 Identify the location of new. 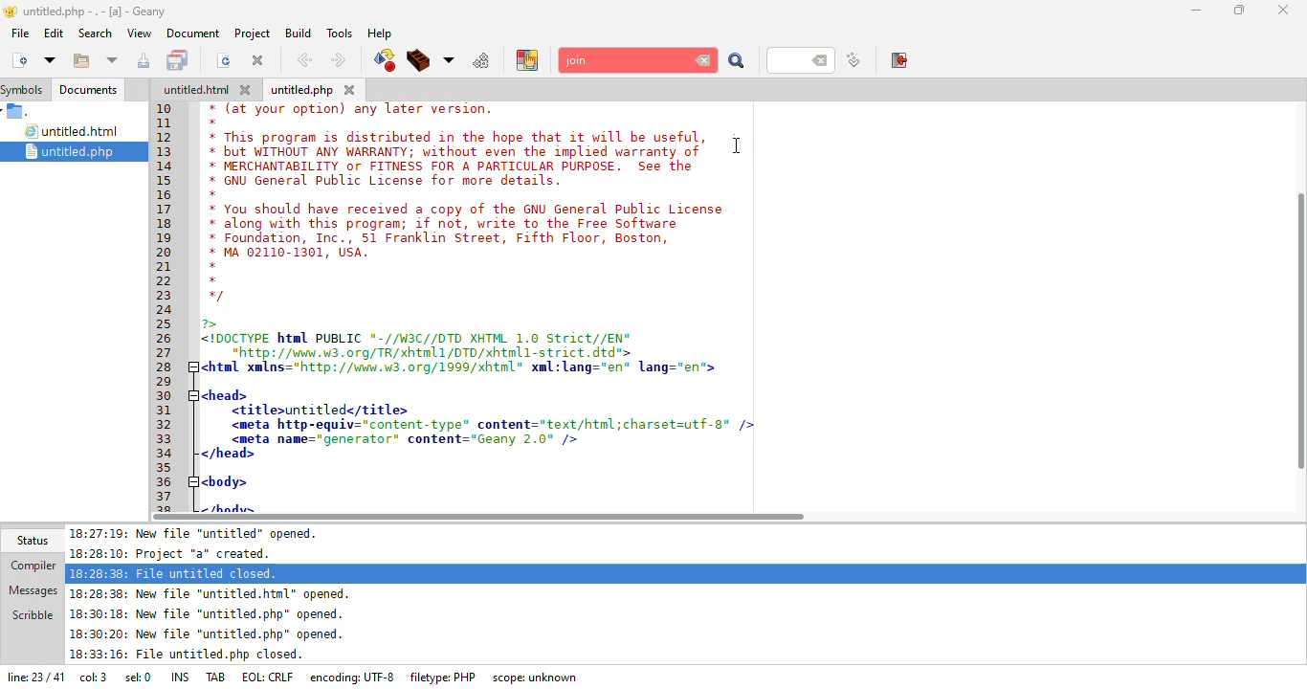
(18, 59).